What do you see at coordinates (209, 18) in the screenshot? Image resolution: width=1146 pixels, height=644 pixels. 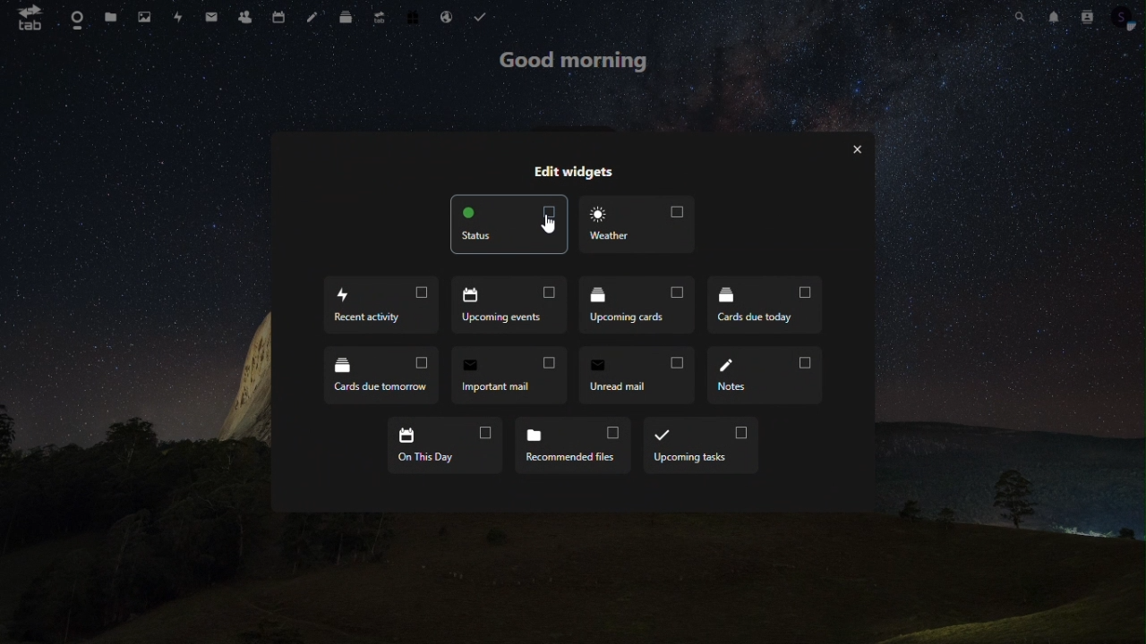 I see `mail` at bounding box center [209, 18].